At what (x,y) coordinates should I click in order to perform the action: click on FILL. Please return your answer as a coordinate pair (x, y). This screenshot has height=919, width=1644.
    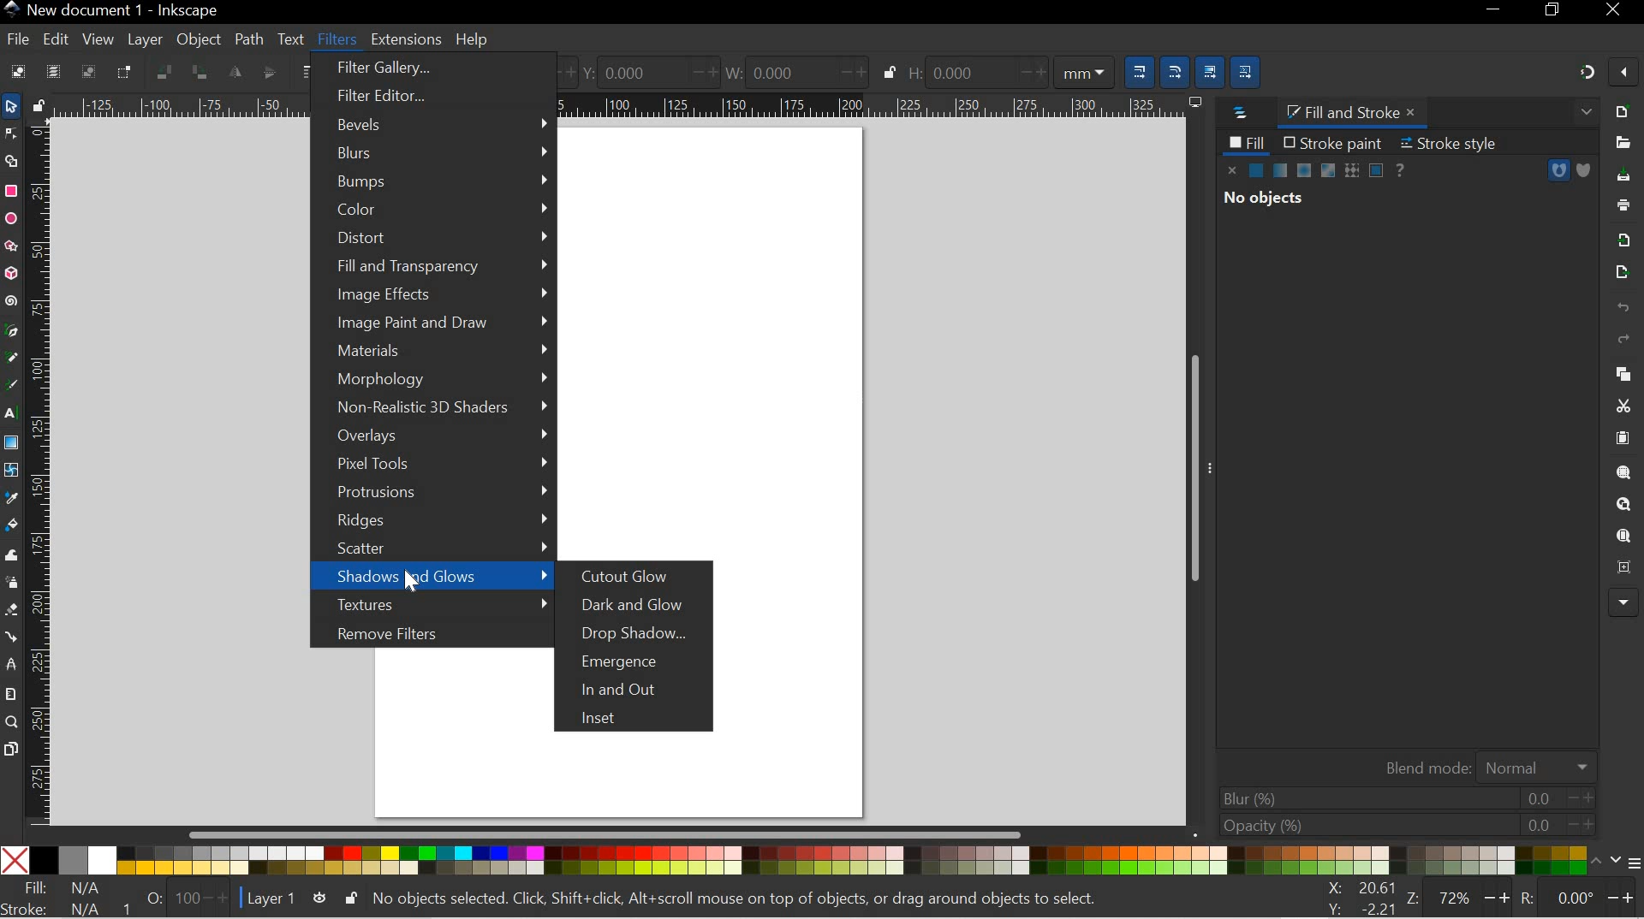
    Looking at the image, I should click on (1247, 142).